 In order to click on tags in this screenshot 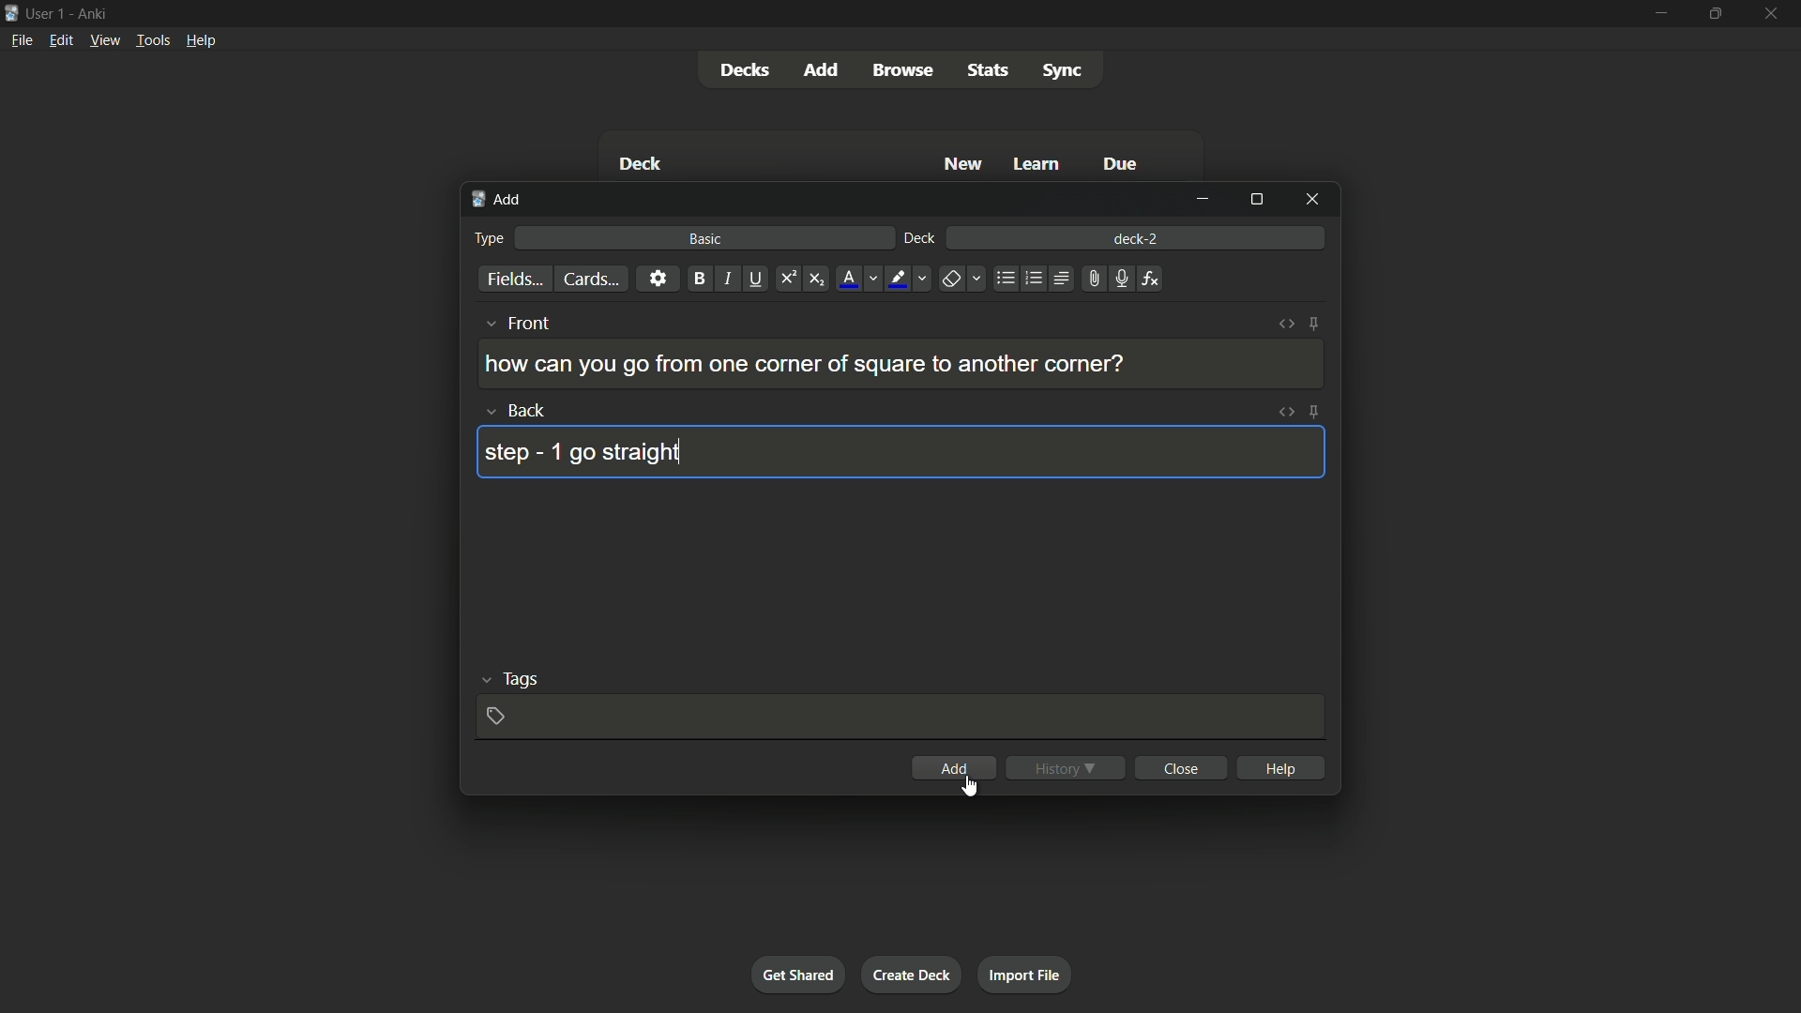, I will do `click(507, 680)`.